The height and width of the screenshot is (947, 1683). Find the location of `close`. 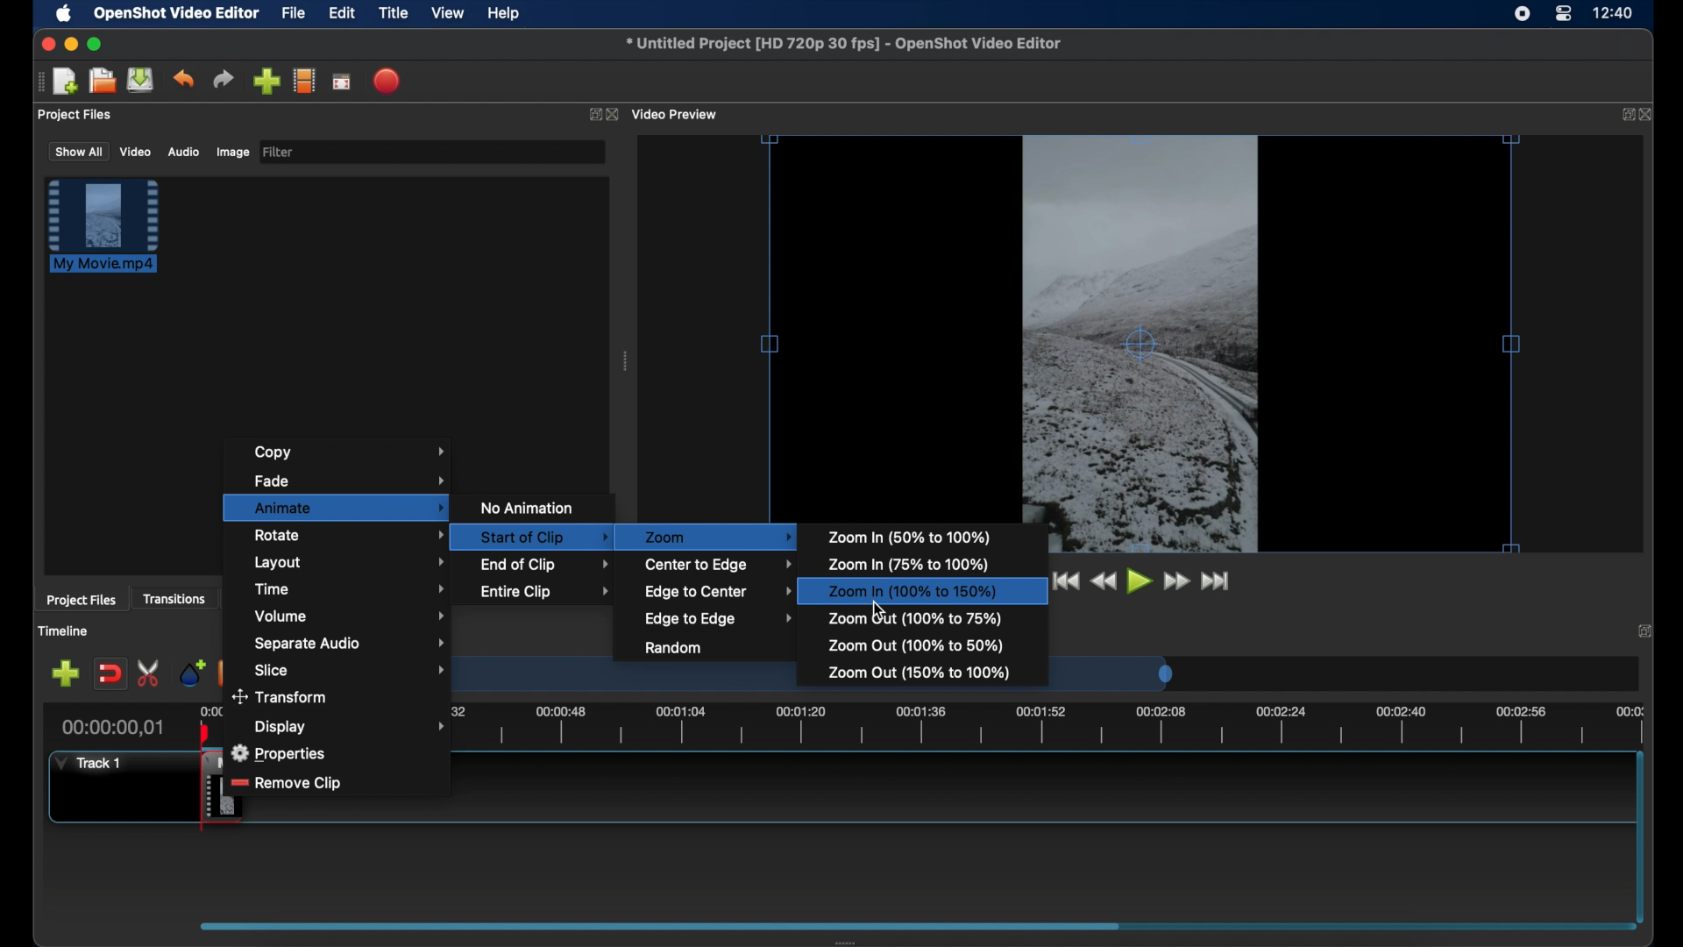

close is located at coordinates (1649, 116).